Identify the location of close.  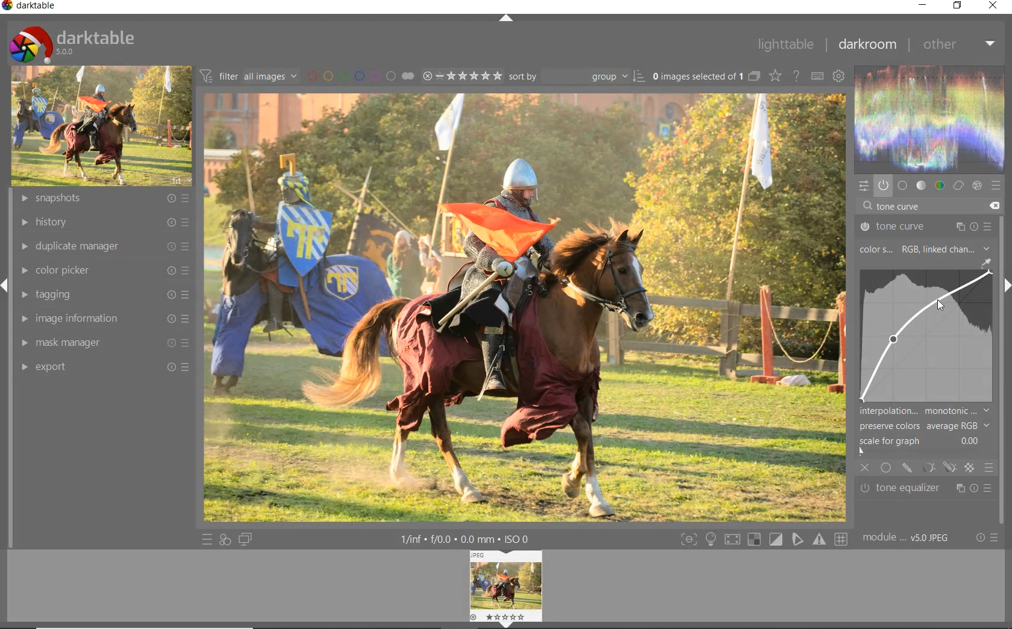
(994, 6).